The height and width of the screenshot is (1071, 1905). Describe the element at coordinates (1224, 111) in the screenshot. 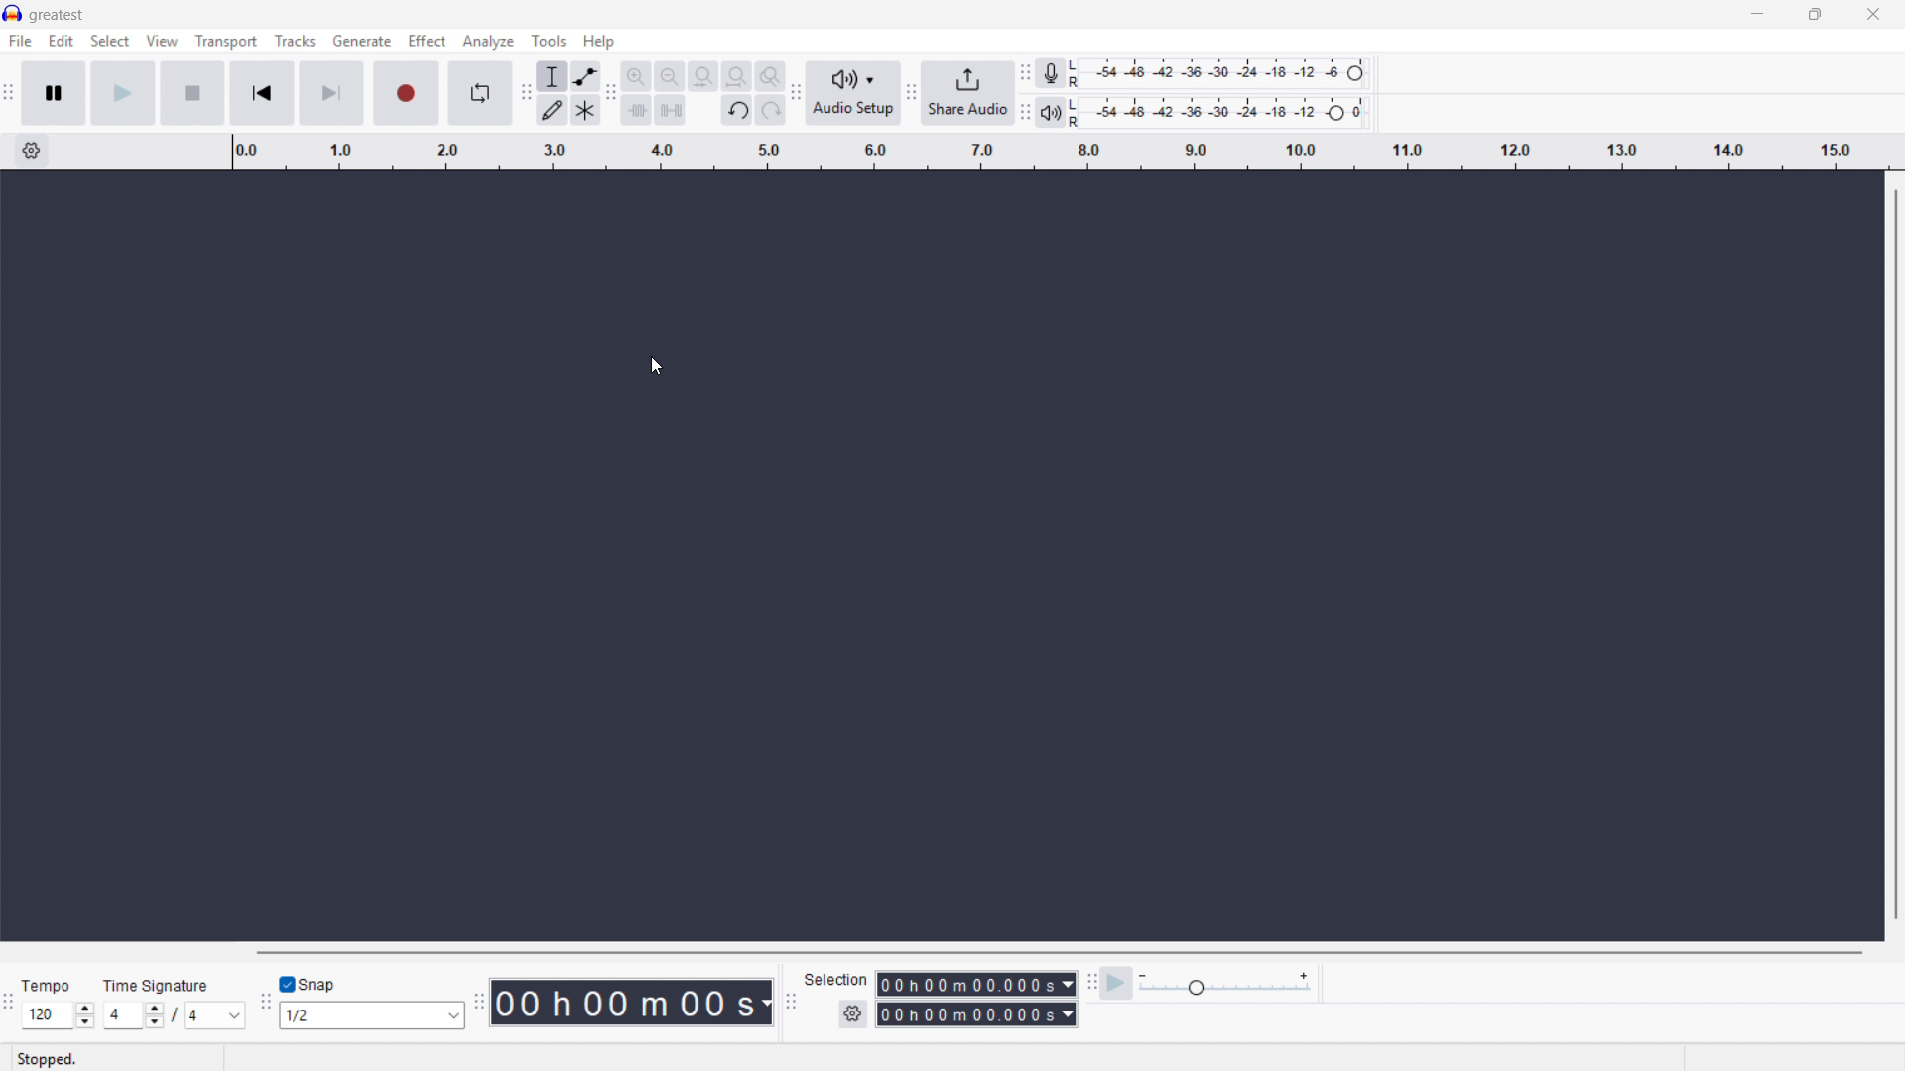

I see `Playback level ` at that location.